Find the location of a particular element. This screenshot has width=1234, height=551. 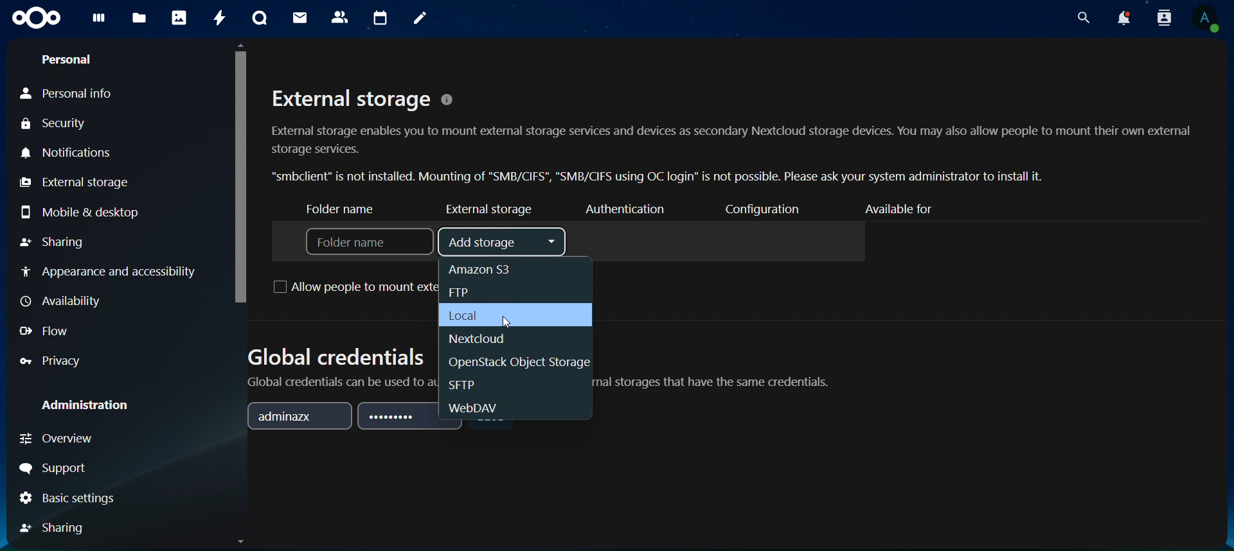

files is located at coordinates (139, 19).